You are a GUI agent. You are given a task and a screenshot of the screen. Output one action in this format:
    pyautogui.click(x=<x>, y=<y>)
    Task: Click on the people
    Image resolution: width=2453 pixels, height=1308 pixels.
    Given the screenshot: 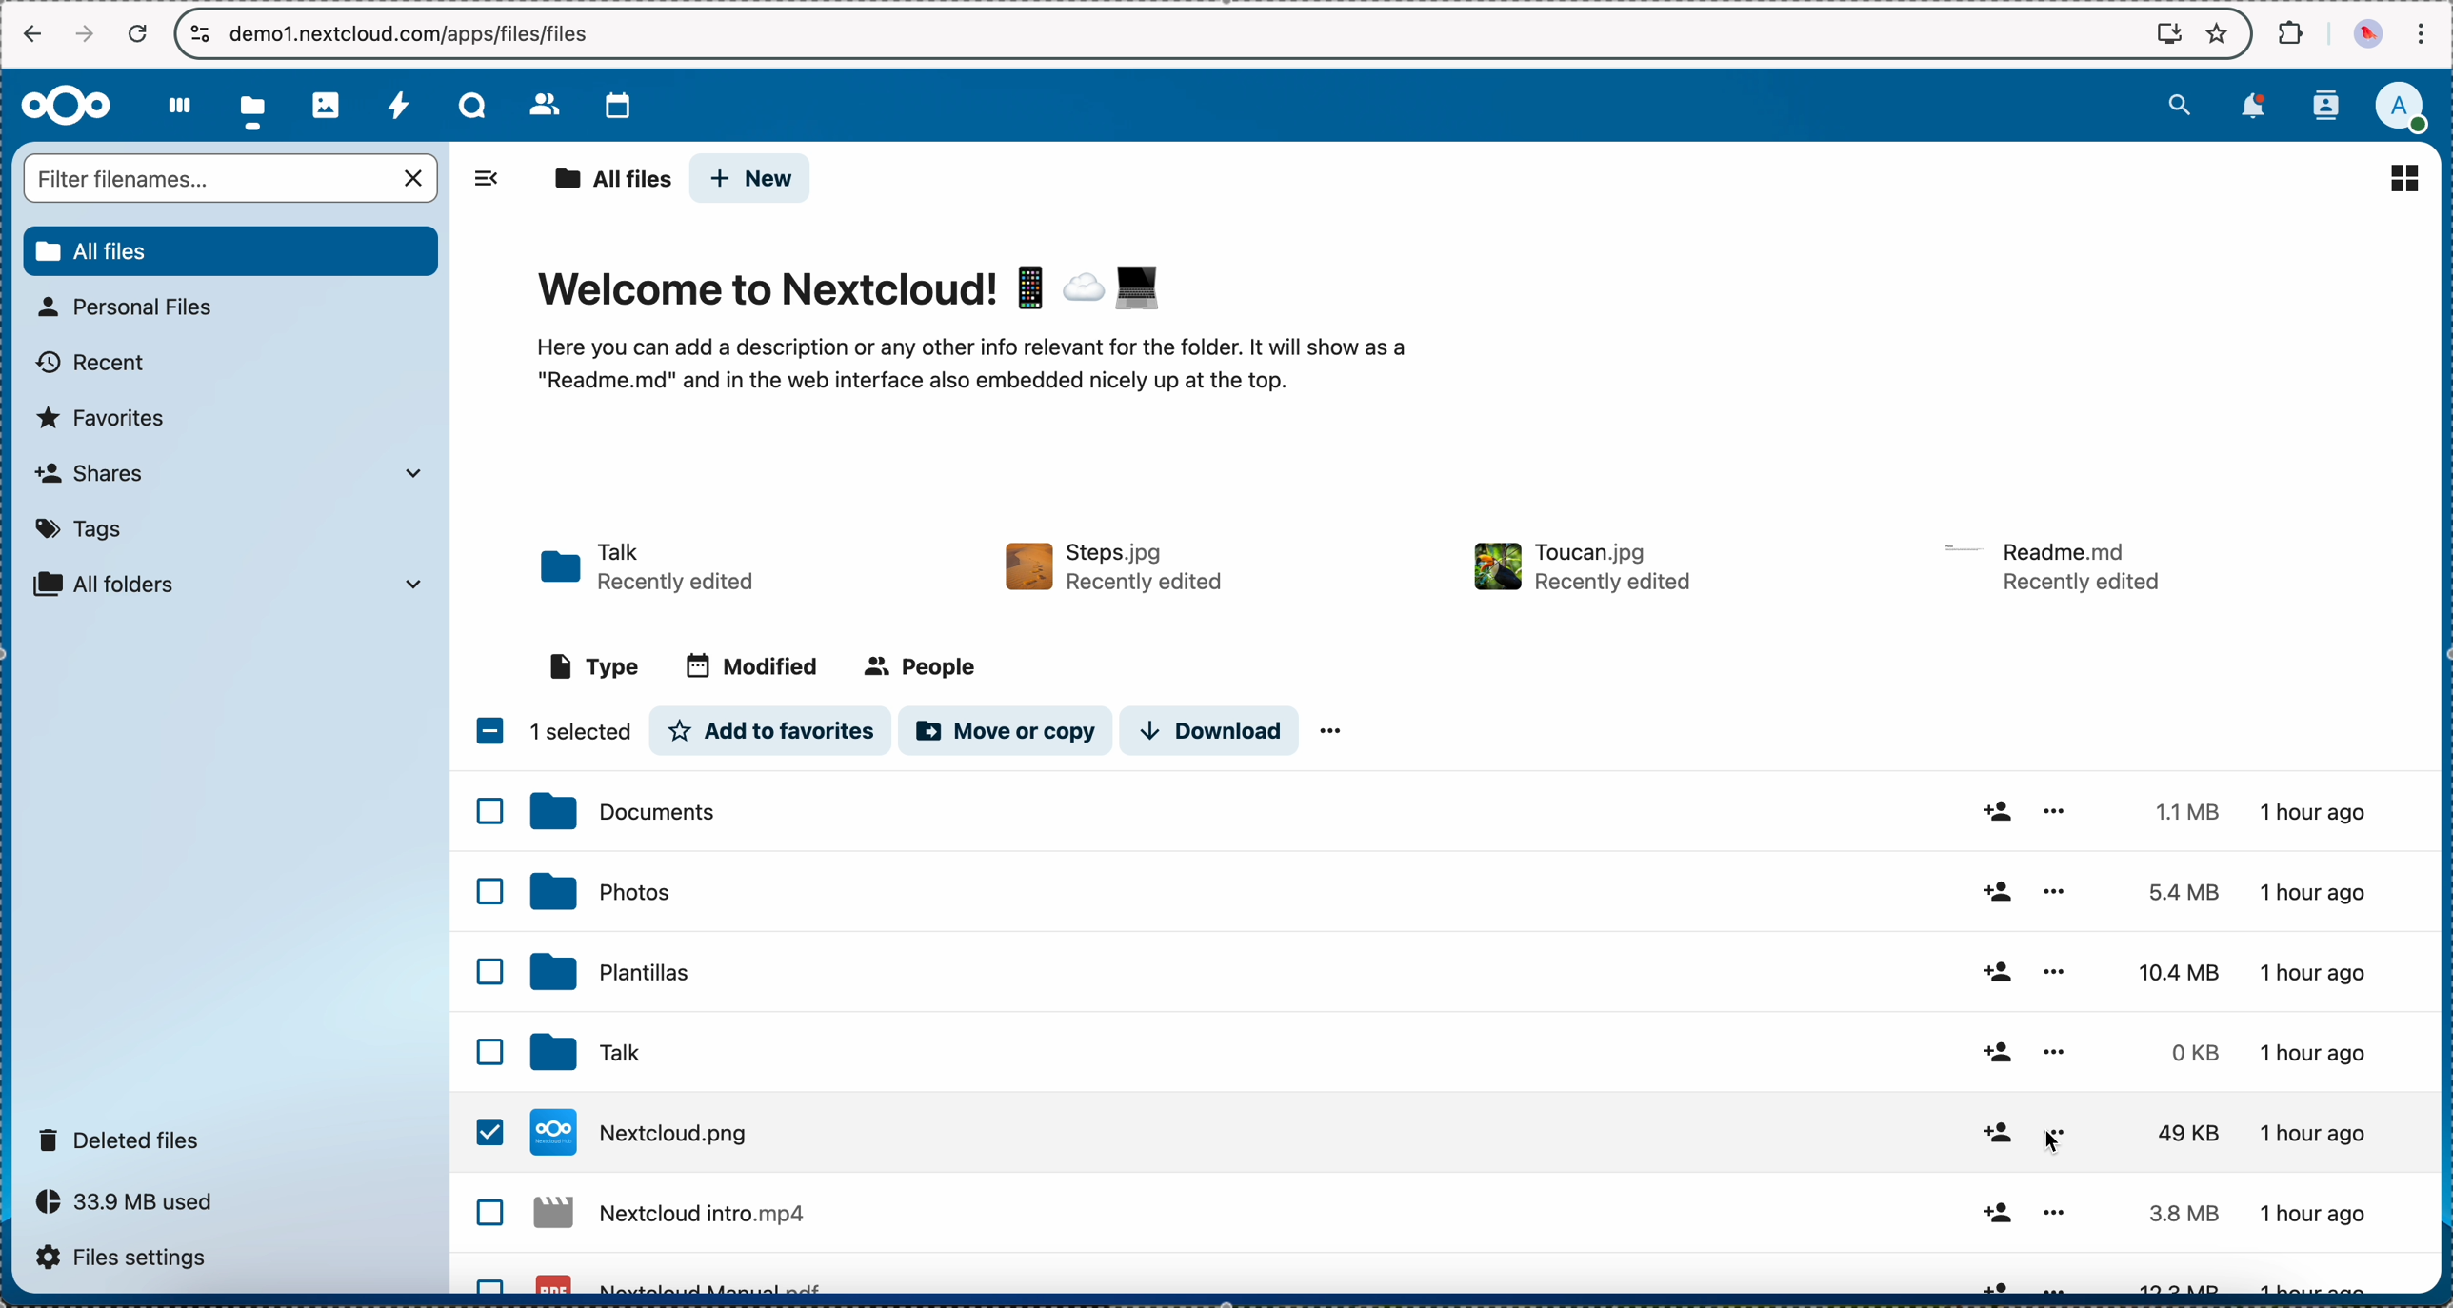 What is the action you would take?
    pyautogui.click(x=925, y=665)
    